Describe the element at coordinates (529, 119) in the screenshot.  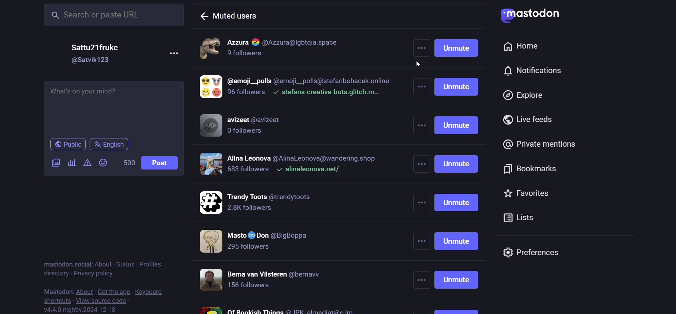
I see `live feed` at that location.